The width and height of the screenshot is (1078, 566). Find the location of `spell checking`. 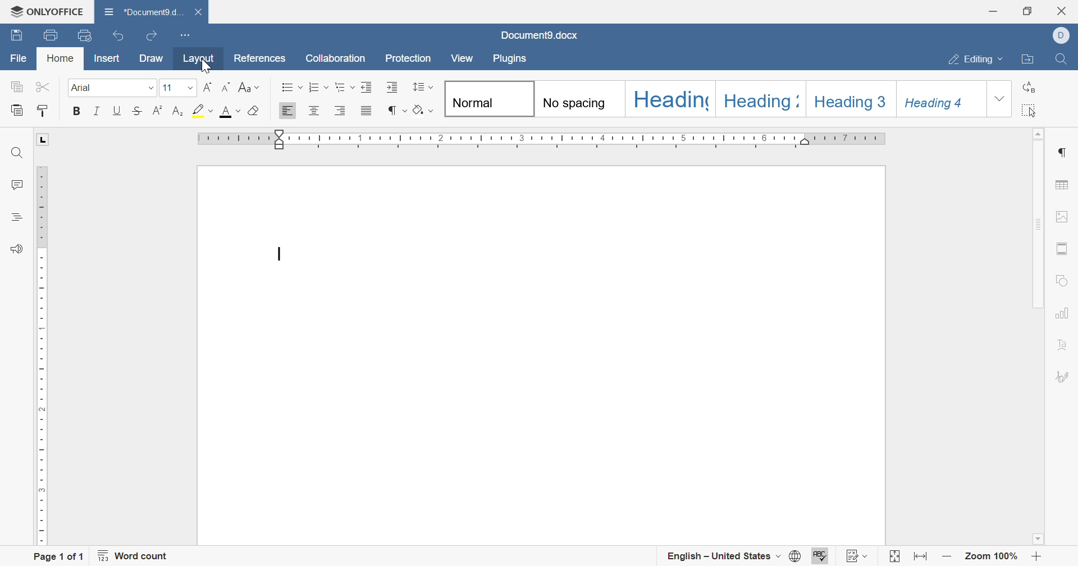

spell checking is located at coordinates (821, 556).